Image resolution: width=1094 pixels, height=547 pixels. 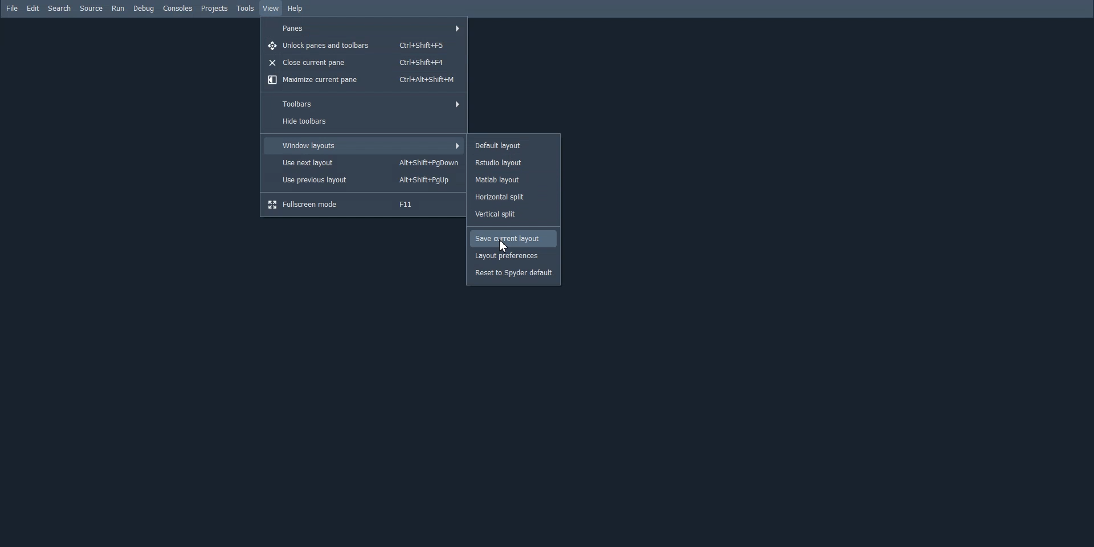 What do you see at coordinates (270, 9) in the screenshot?
I see `View` at bounding box center [270, 9].